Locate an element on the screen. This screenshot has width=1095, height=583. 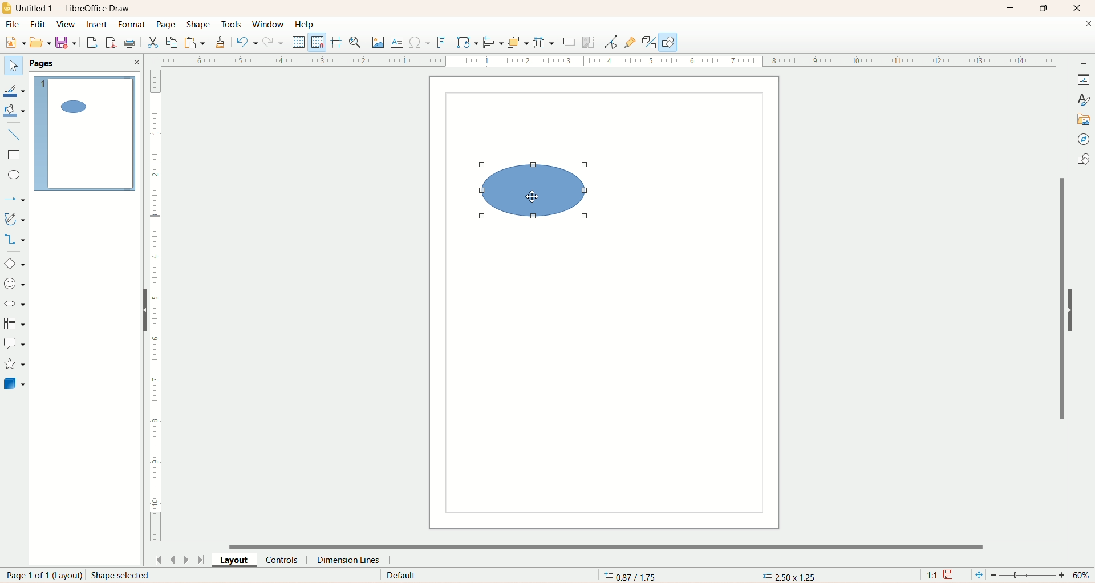
horizontal scroll bar is located at coordinates (611, 544).